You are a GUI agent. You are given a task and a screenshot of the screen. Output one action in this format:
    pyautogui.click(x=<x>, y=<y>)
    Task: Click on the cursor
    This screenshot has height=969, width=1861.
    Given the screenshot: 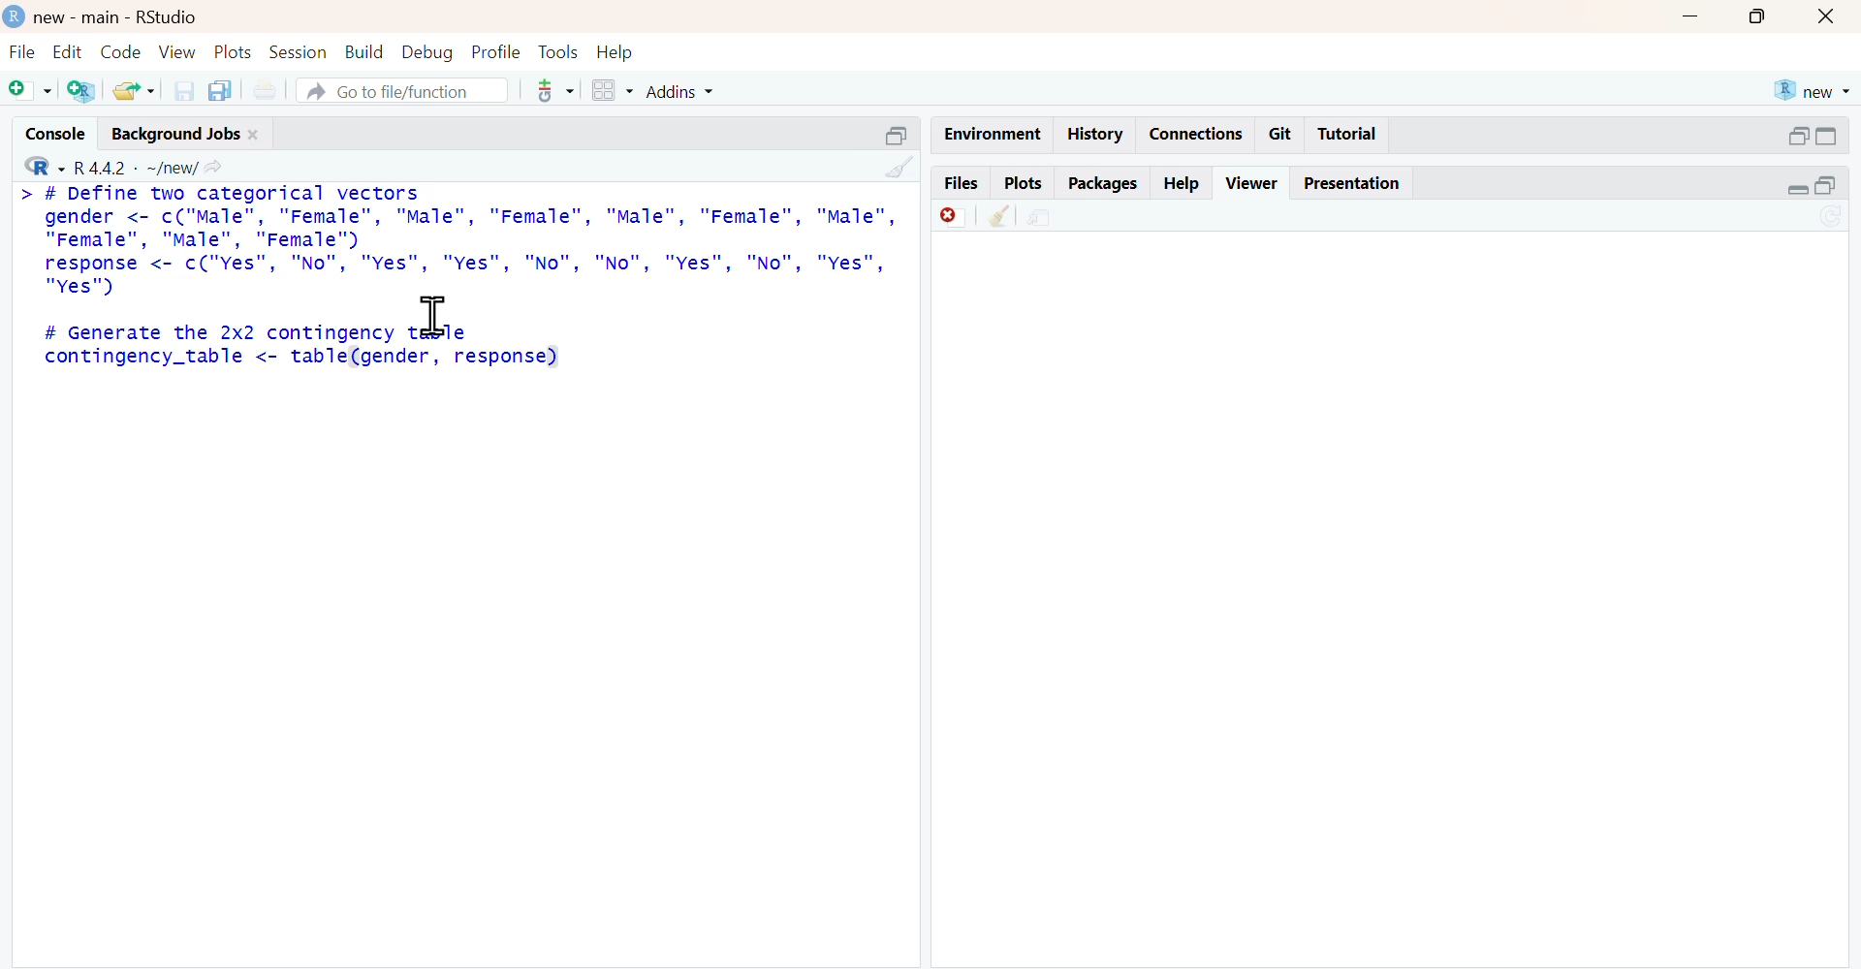 What is the action you would take?
    pyautogui.click(x=435, y=317)
    